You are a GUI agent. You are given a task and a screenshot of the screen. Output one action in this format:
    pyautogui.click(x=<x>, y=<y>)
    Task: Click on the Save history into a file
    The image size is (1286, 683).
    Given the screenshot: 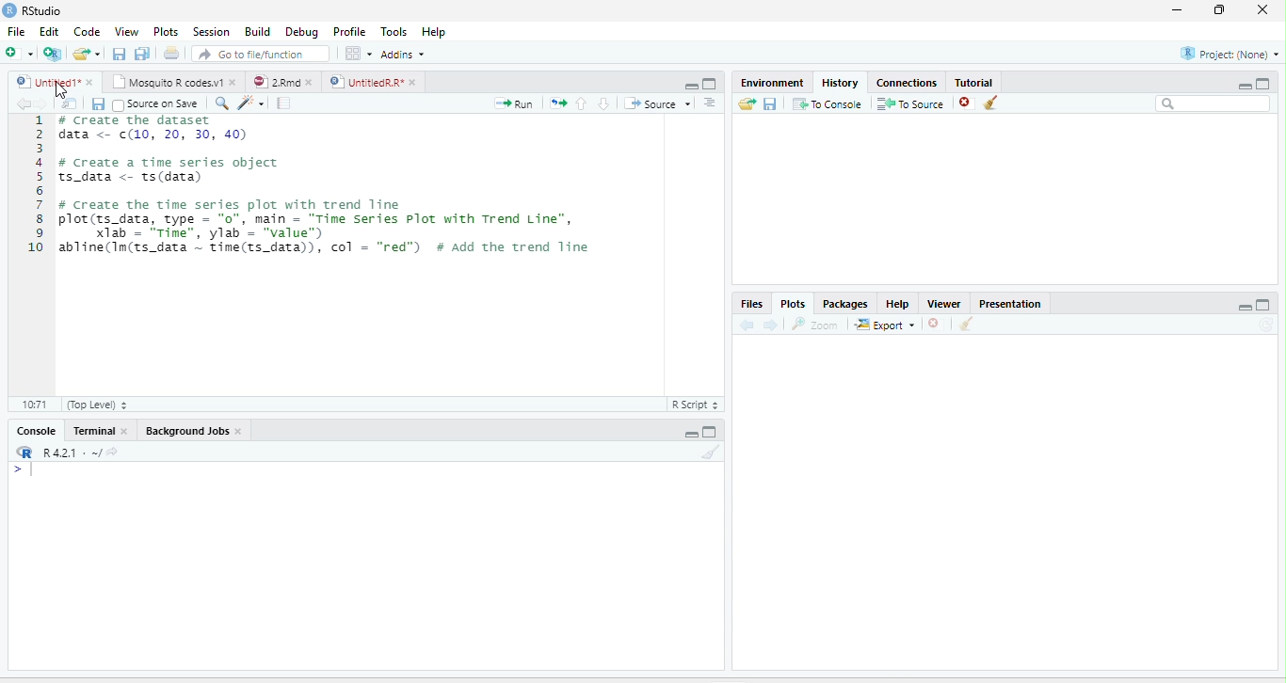 What is the action you would take?
    pyautogui.click(x=770, y=103)
    